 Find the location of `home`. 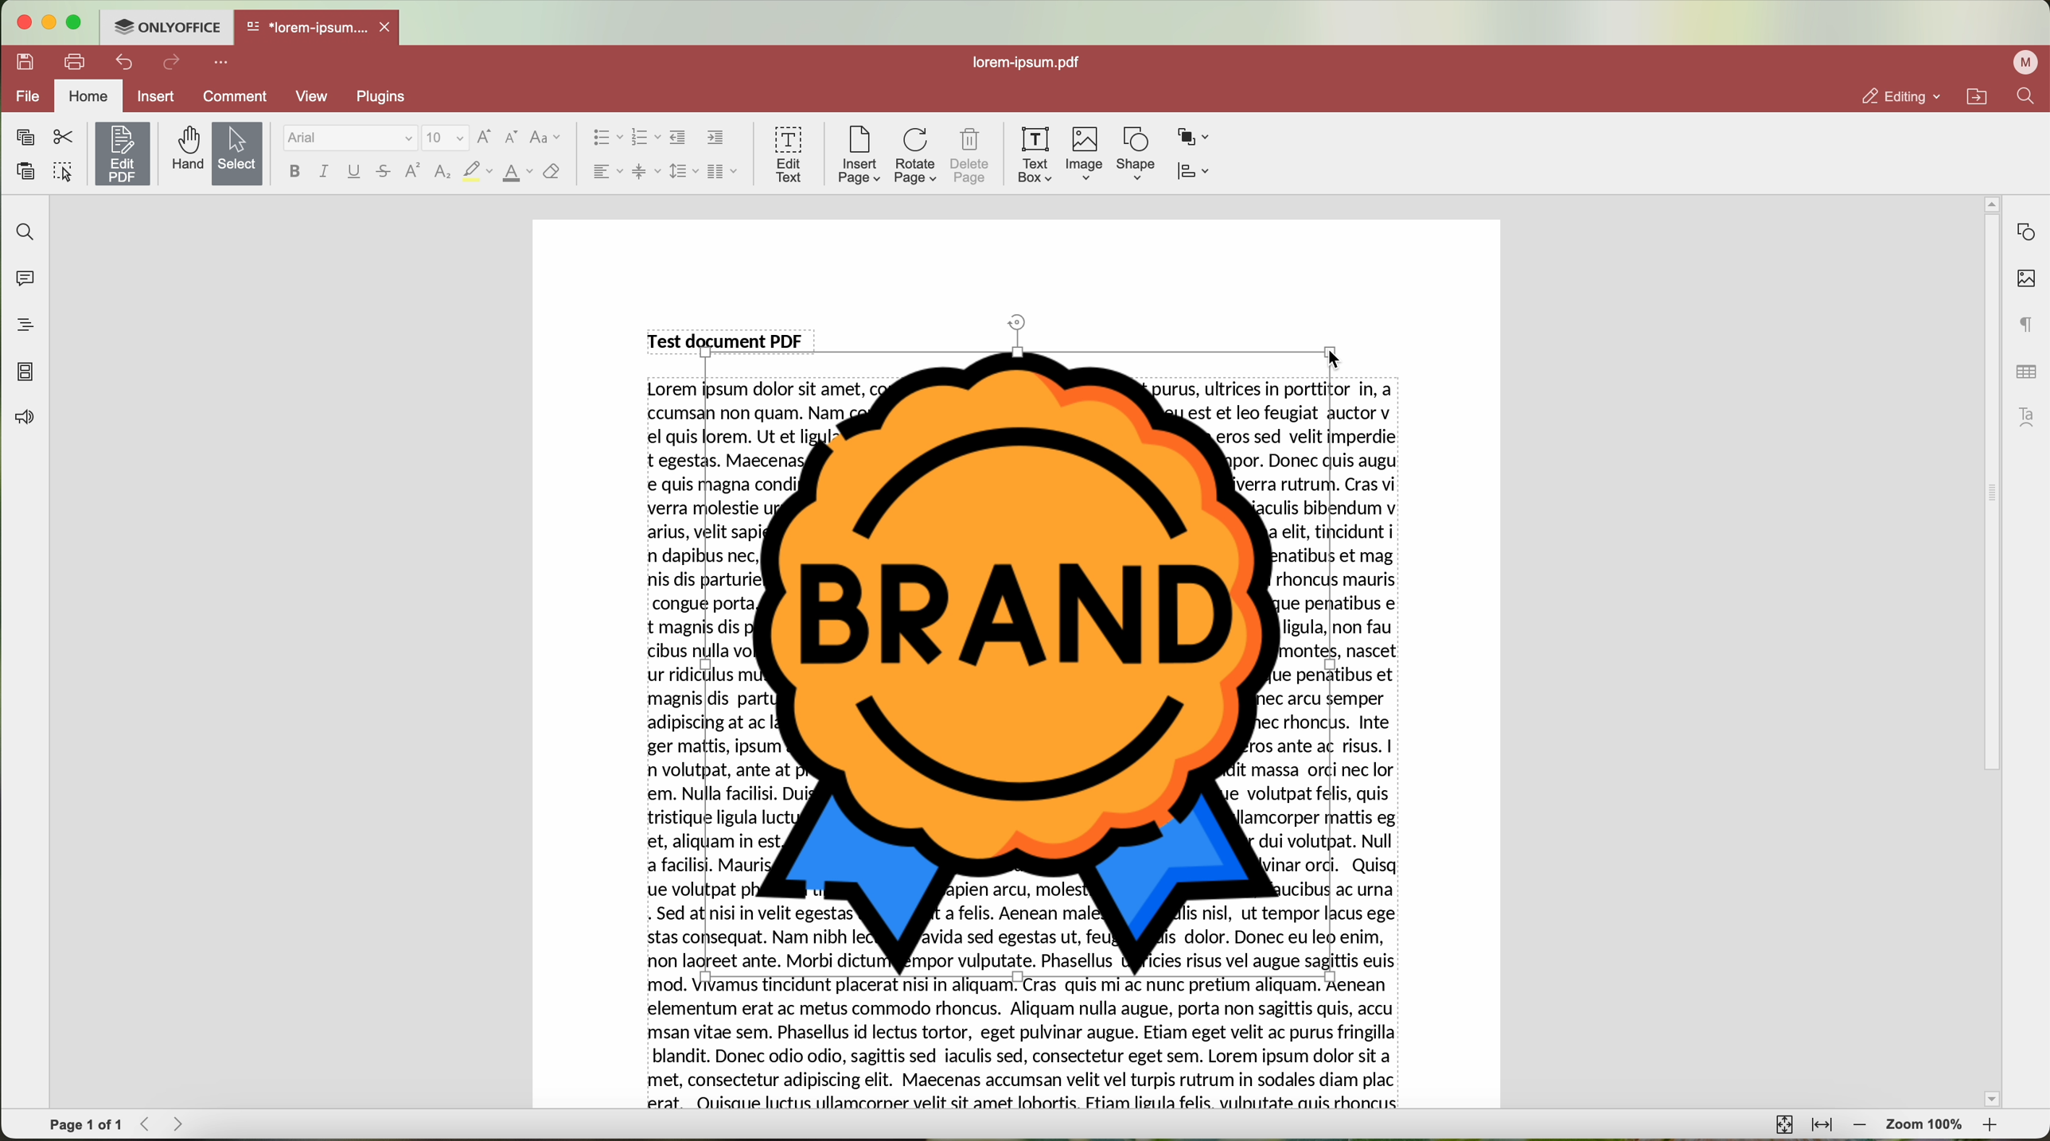

home is located at coordinates (88, 98).